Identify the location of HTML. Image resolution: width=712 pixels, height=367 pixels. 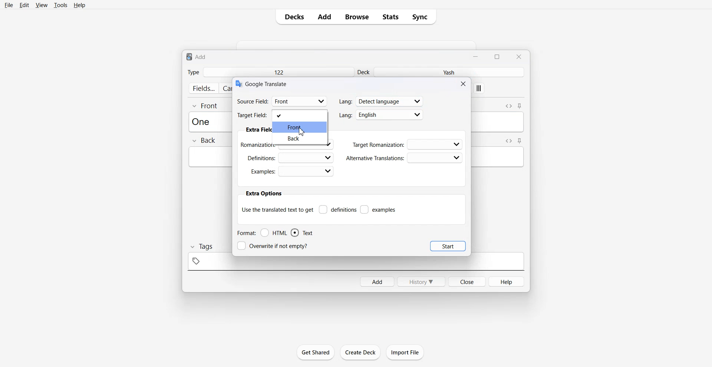
(274, 233).